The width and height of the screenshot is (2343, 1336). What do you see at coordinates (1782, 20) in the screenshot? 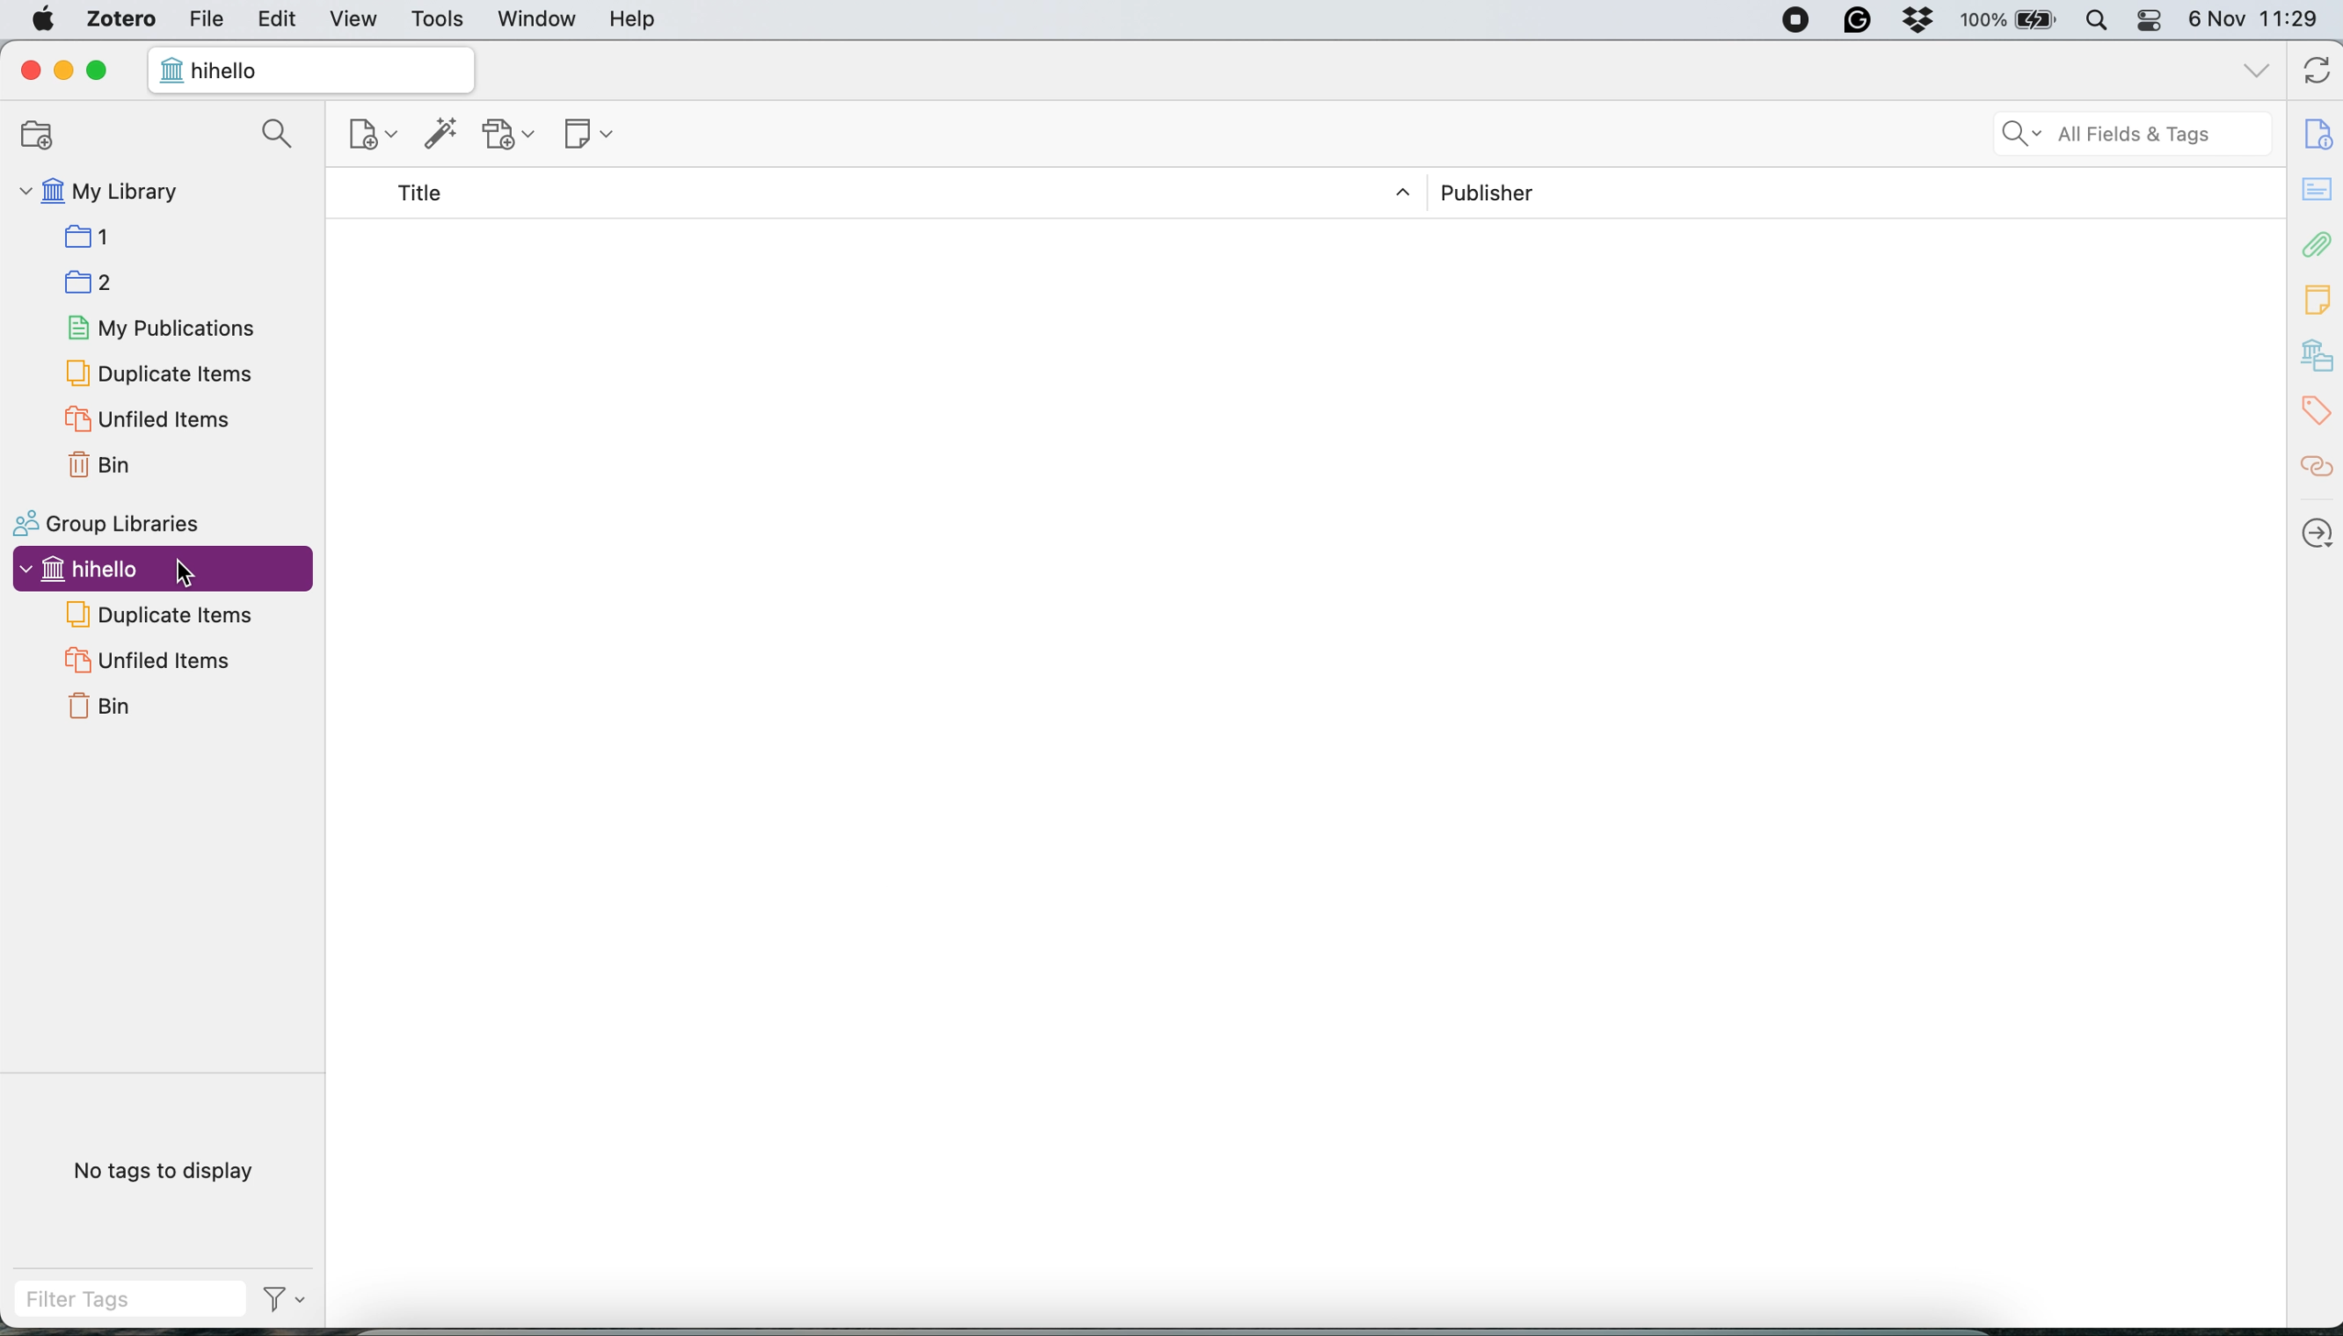
I see `screen recorder` at bounding box center [1782, 20].